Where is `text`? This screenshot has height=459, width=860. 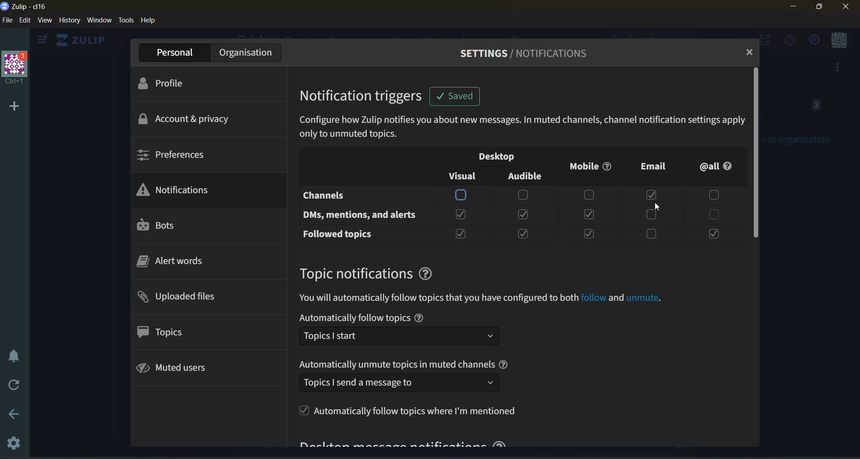
text is located at coordinates (396, 364).